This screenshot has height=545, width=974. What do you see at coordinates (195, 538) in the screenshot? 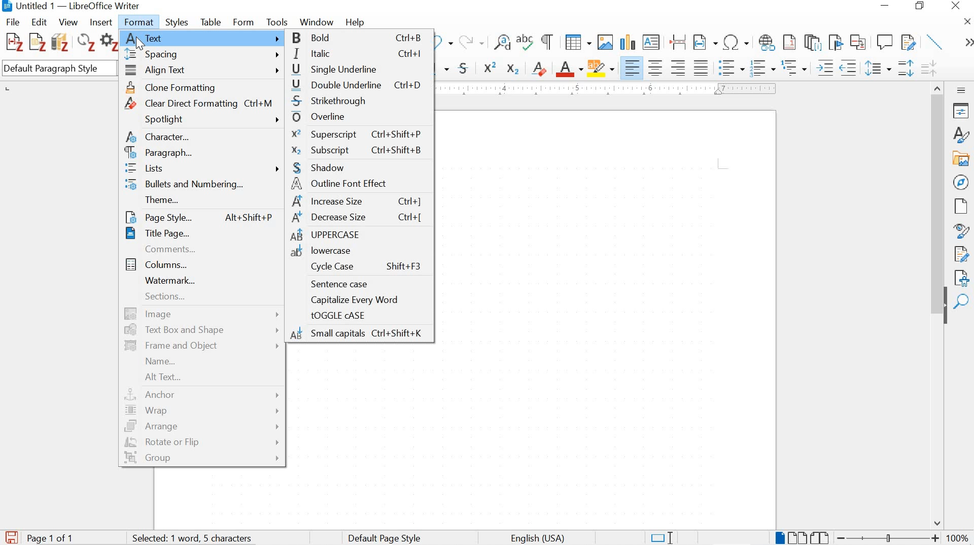
I see `1 word and 5 character ` at bounding box center [195, 538].